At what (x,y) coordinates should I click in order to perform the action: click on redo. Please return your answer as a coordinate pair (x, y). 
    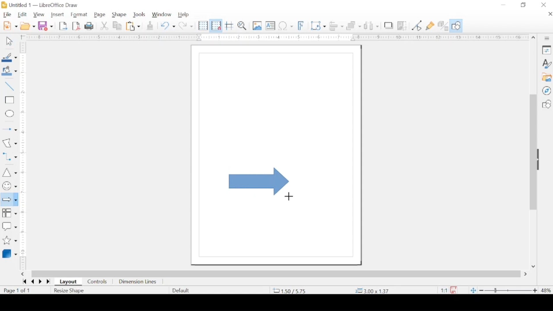
    Looking at the image, I should click on (186, 25).